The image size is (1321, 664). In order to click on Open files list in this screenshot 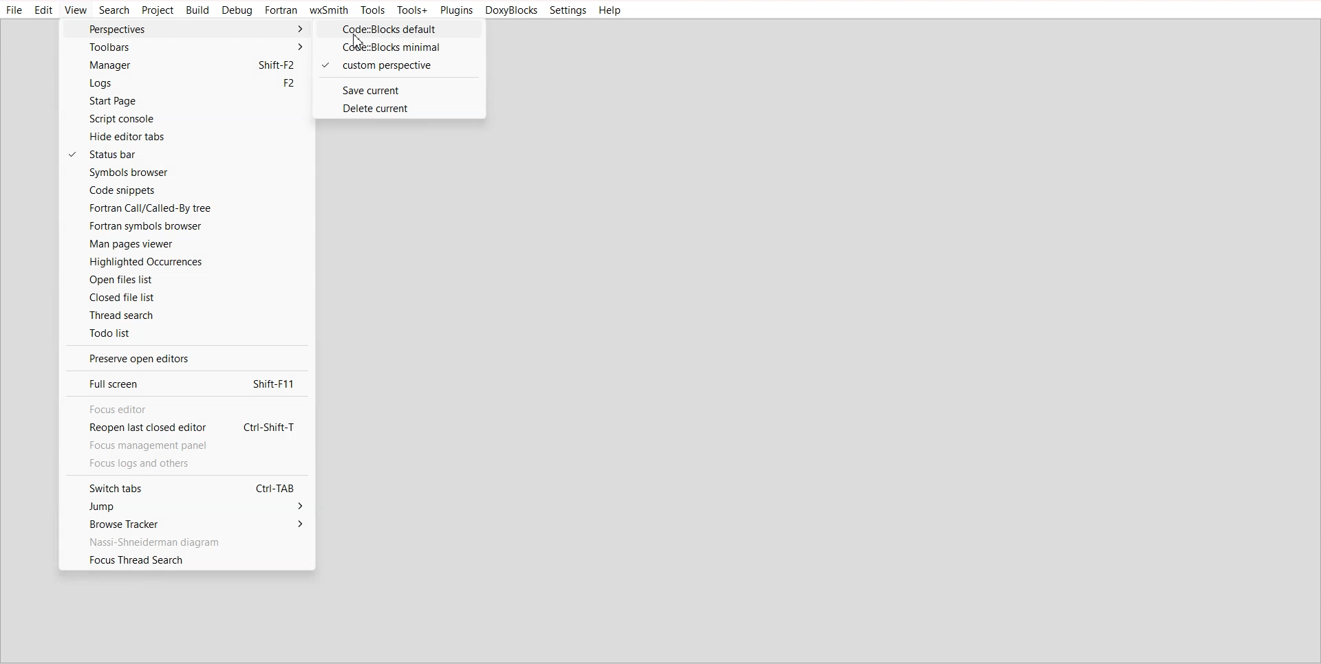, I will do `click(186, 279)`.